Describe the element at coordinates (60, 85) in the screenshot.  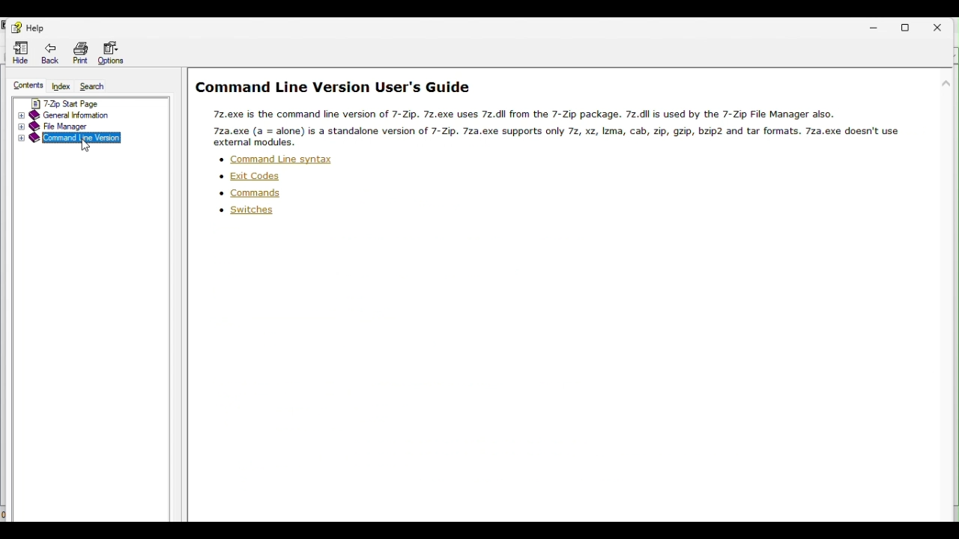
I see `Index` at that location.